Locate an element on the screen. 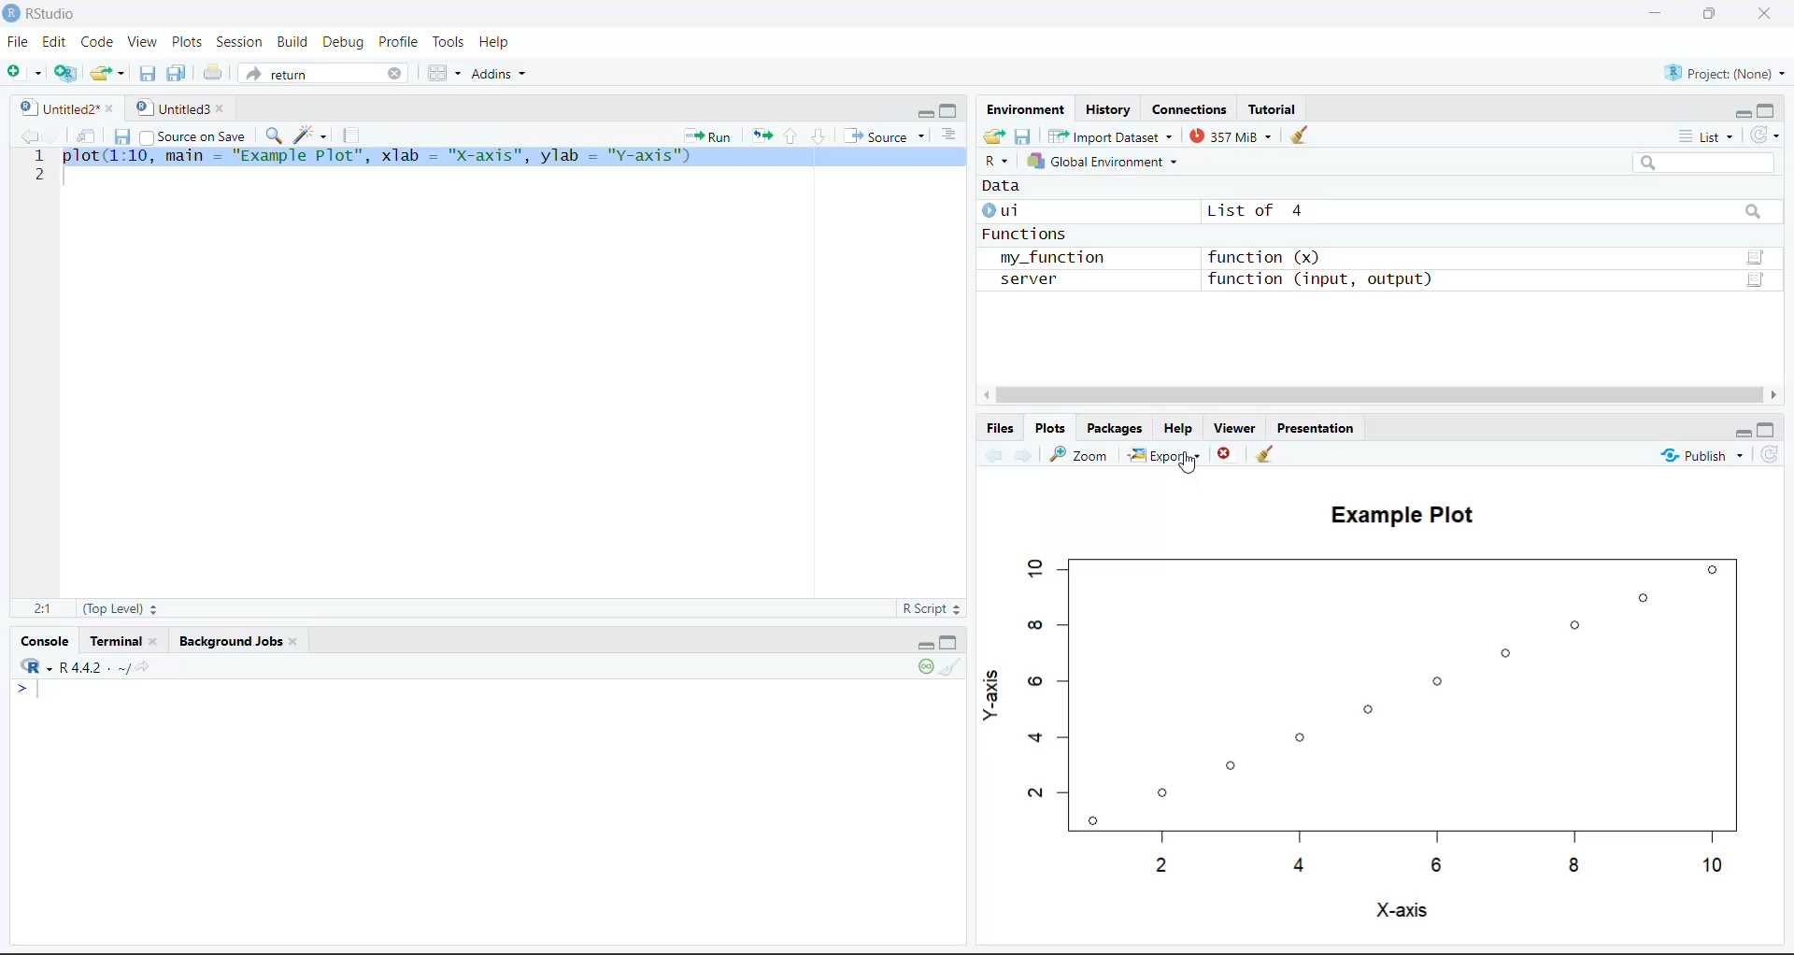 This screenshot has height=955, width=1794. Search bar is located at coordinates (1705, 163).